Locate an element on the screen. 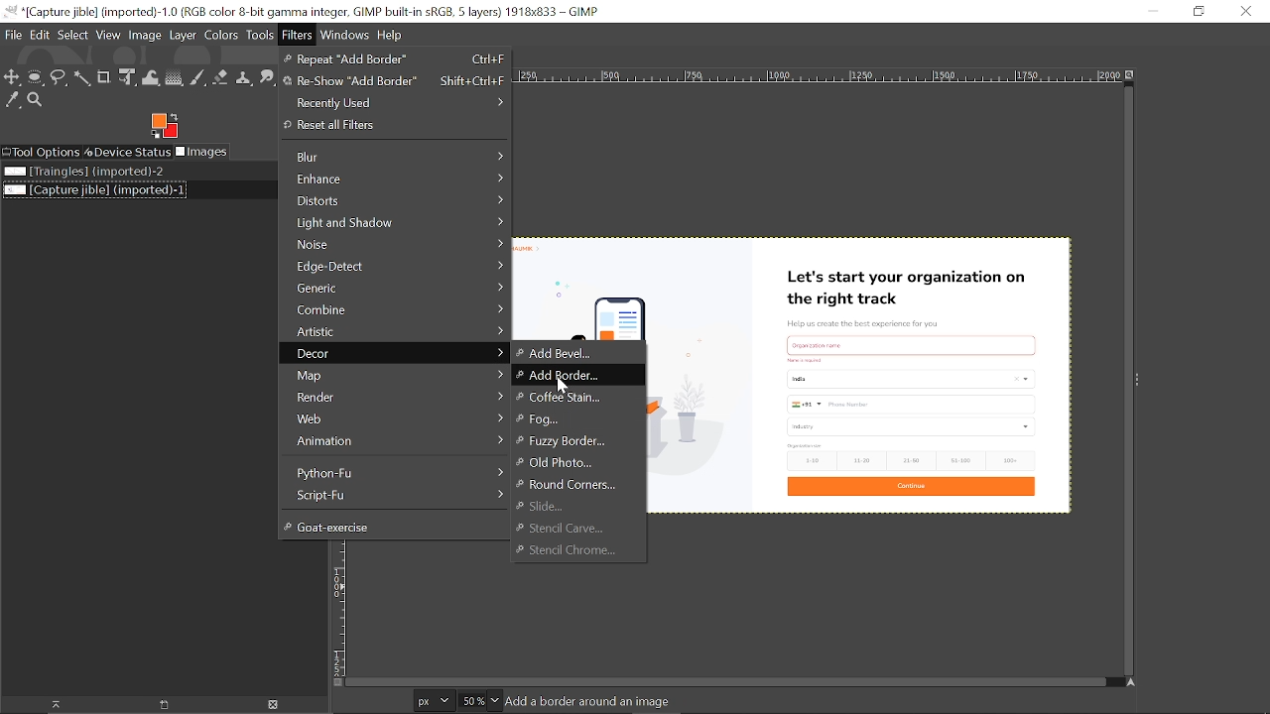 This screenshot has height=714, width=1270. Close is located at coordinates (1247, 11).